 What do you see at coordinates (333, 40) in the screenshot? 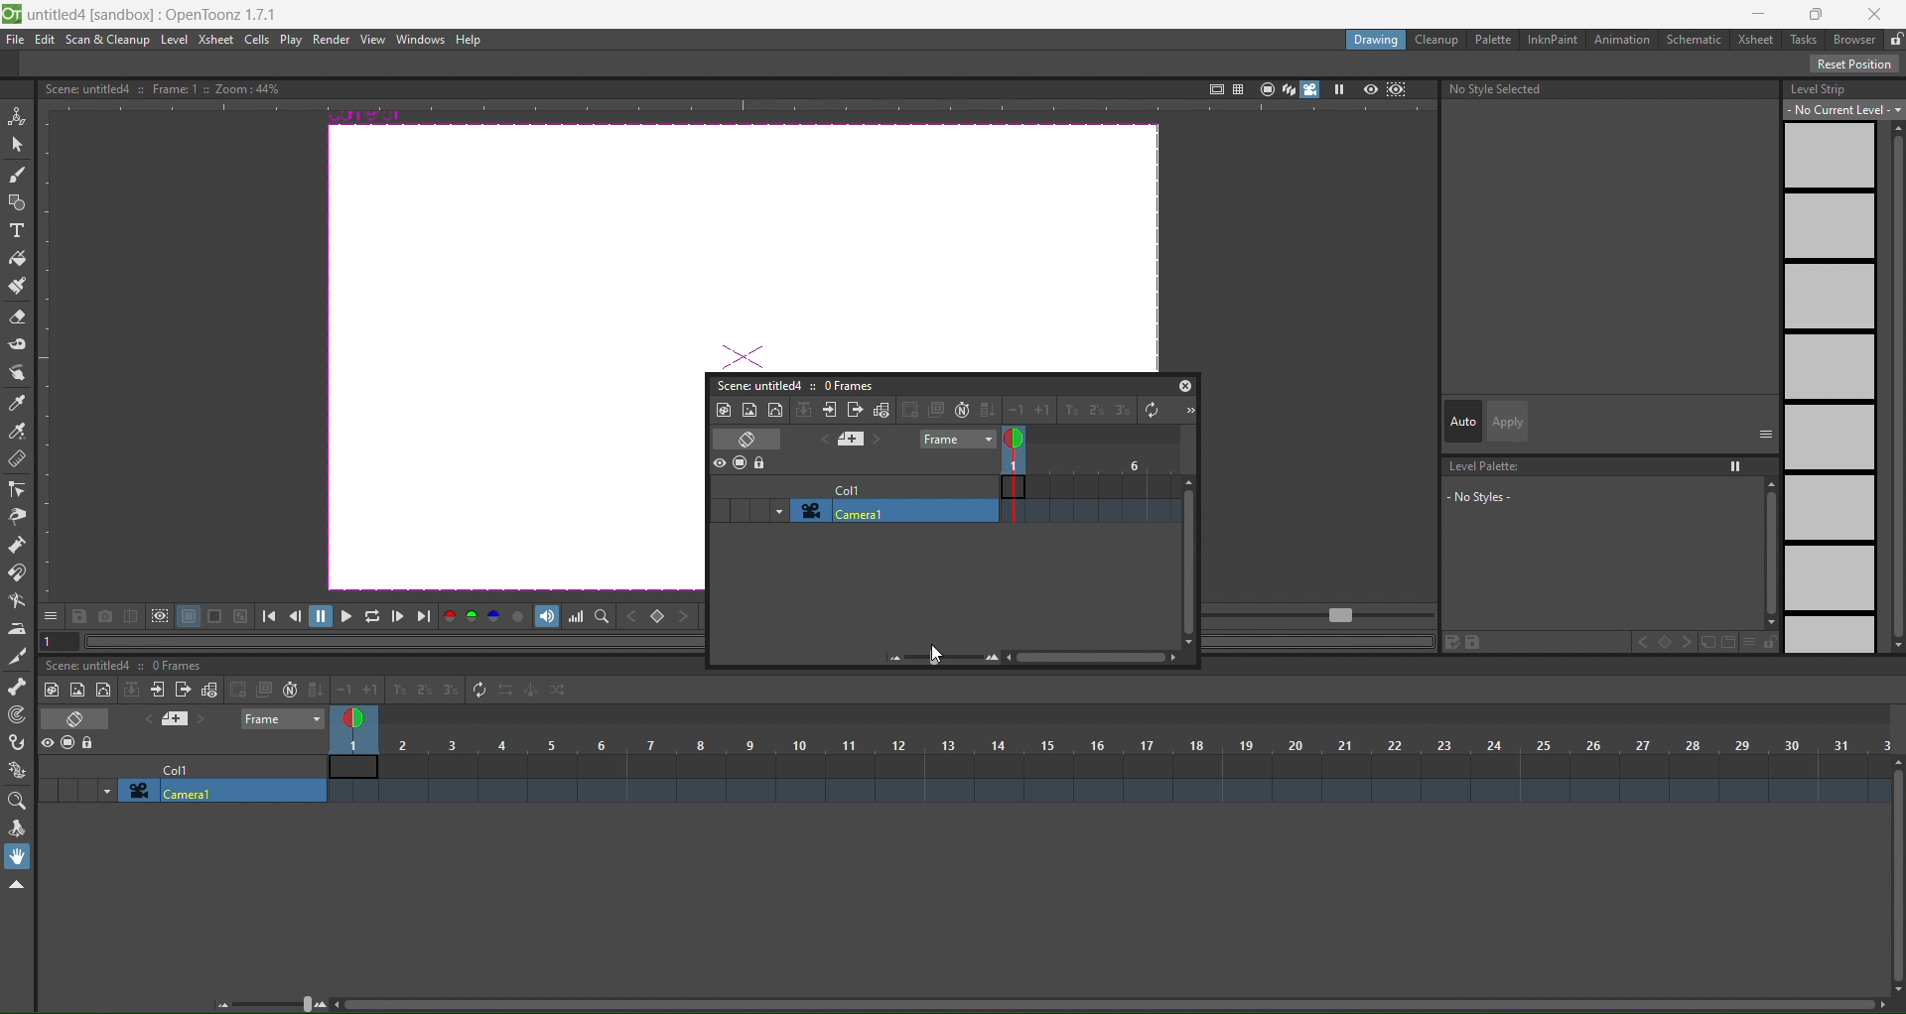
I see `render` at bounding box center [333, 40].